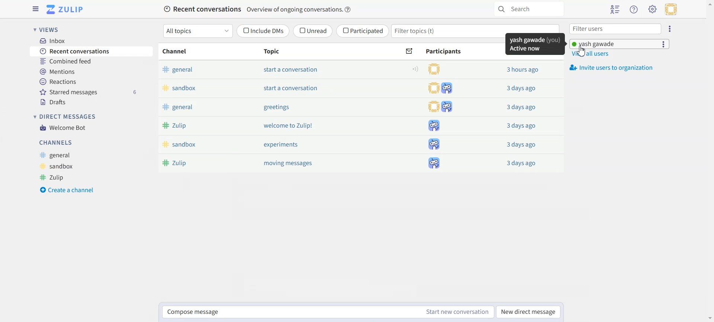 The image size is (714, 322). Describe the element at coordinates (614, 29) in the screenshot. I see `Filter users` at that location.